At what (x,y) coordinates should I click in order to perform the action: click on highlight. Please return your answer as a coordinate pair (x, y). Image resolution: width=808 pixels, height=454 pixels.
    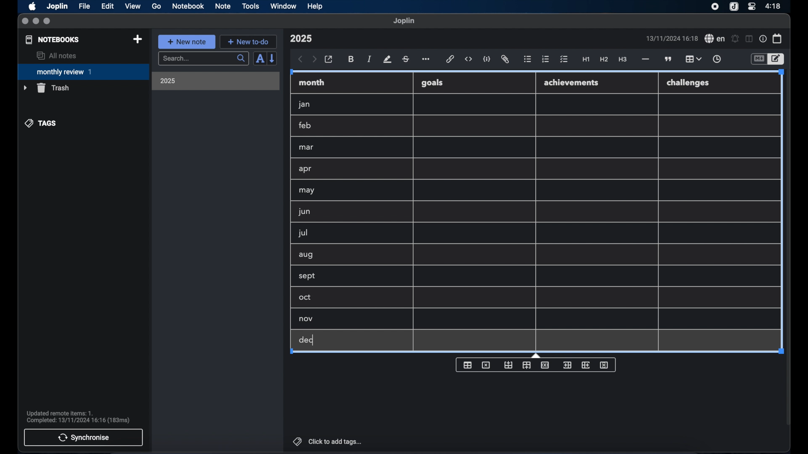
    Looking at the image, I should click on (387, 59).